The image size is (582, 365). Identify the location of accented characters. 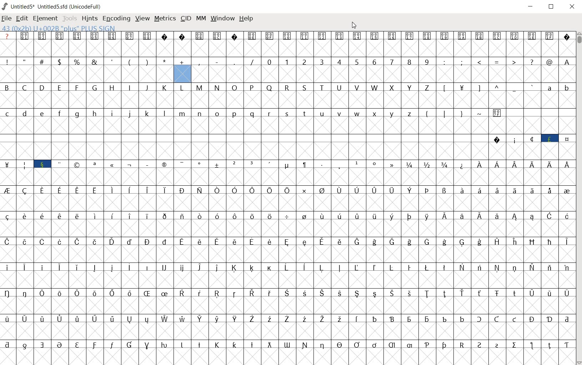
(364, 276).